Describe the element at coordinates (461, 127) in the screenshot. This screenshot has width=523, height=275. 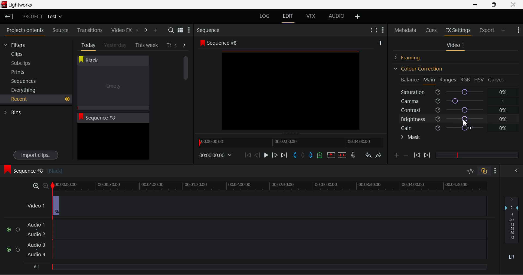
I see `Gain` at that location.